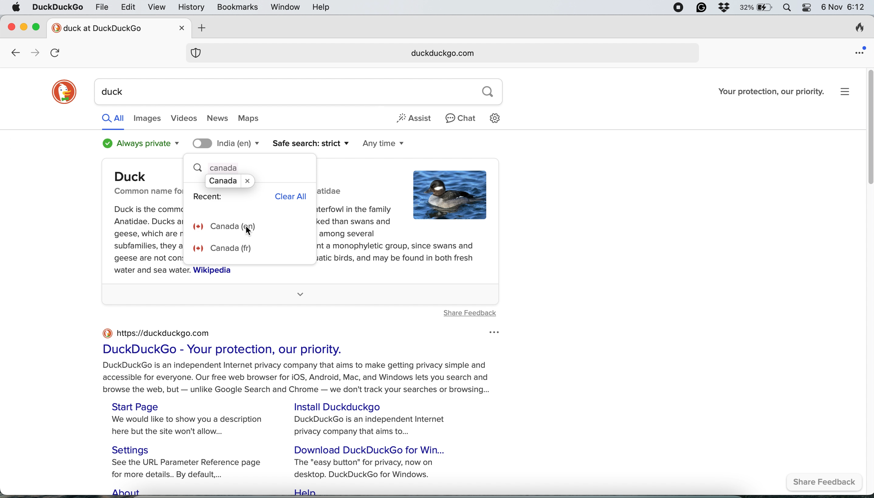 This screenshot has height=498, width=874. Describe the element at coordinates (440, 54) in the screenshot. I see `duckduckgo.com` at that location.